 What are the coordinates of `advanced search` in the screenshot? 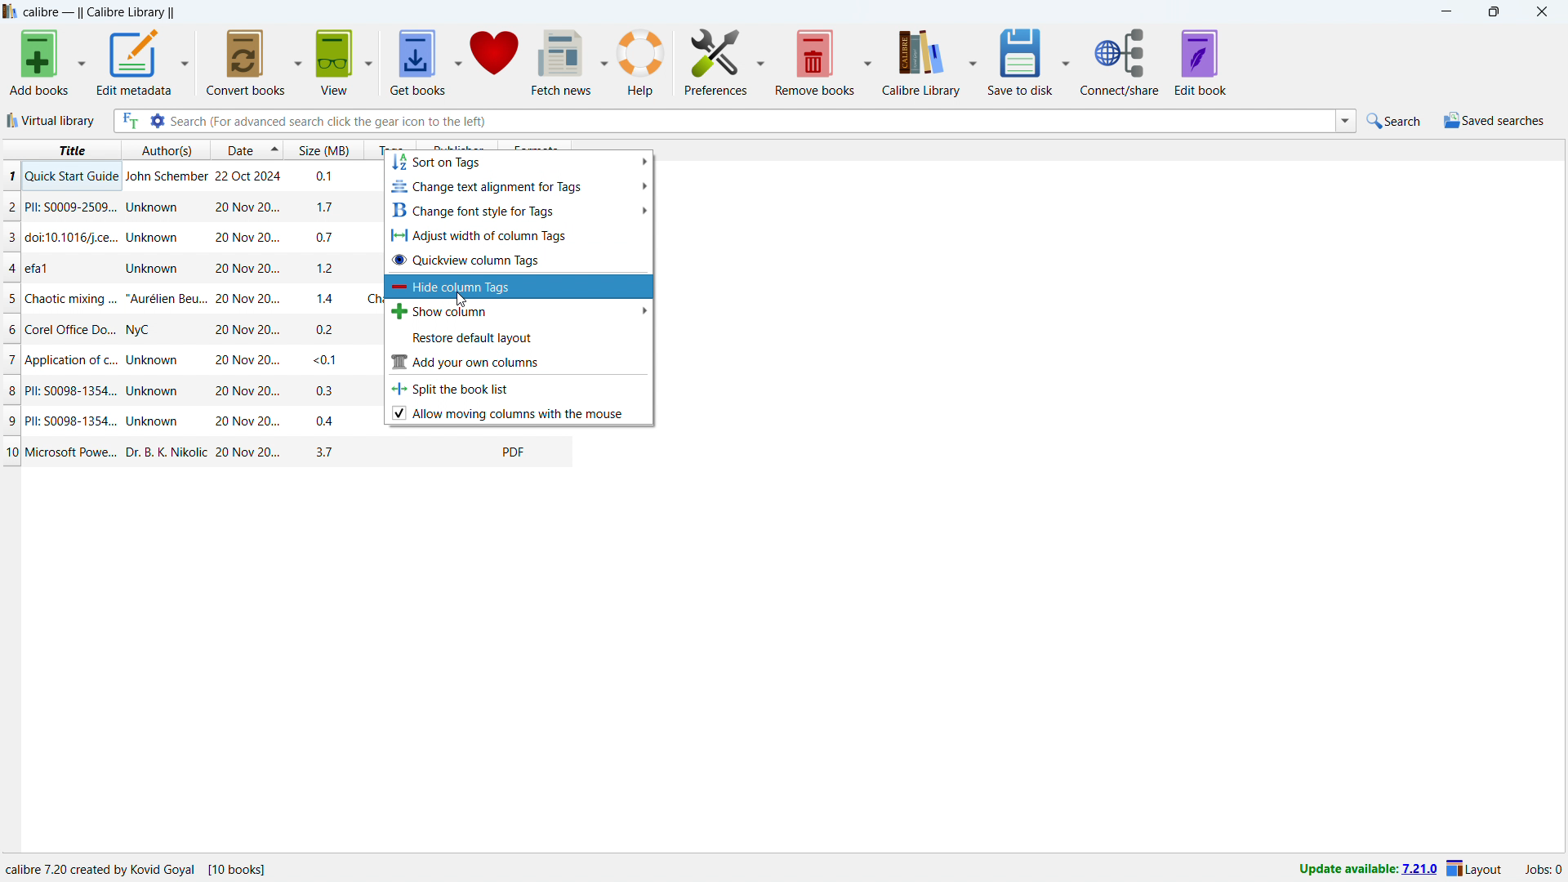 It's located at (158, 121).